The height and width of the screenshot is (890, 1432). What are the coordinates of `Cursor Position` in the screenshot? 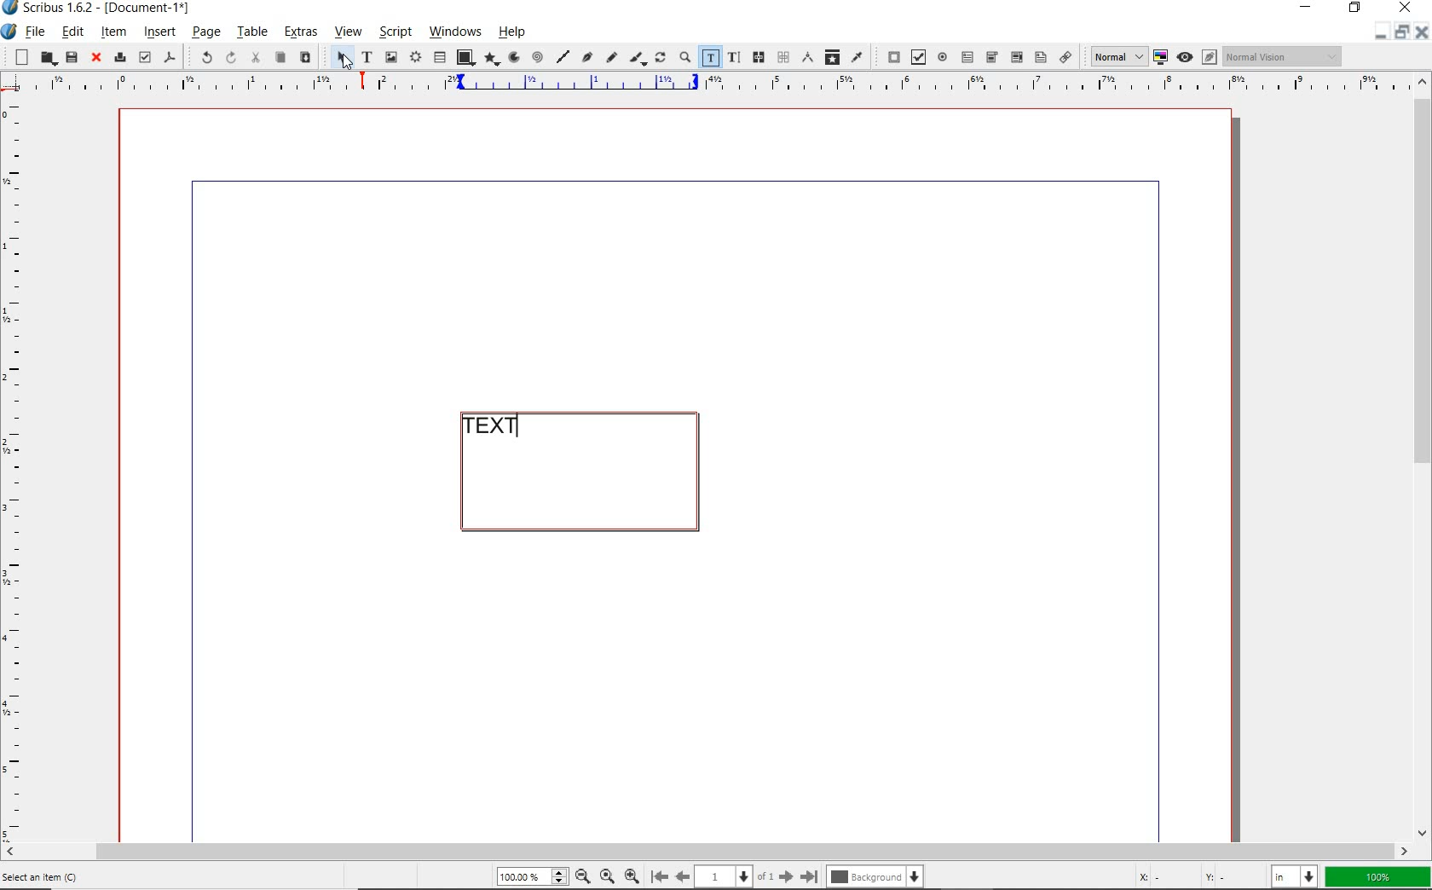 It's located at (345, 61).